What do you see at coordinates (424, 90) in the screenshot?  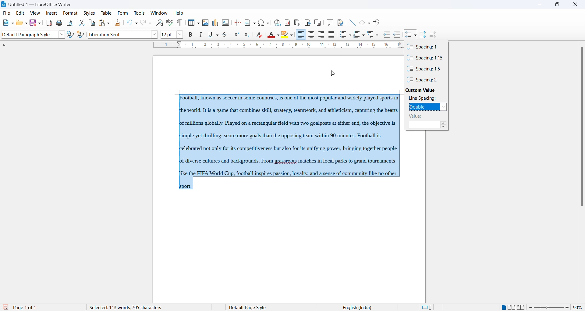 I see `custom value` at bounding box center [424, 90].